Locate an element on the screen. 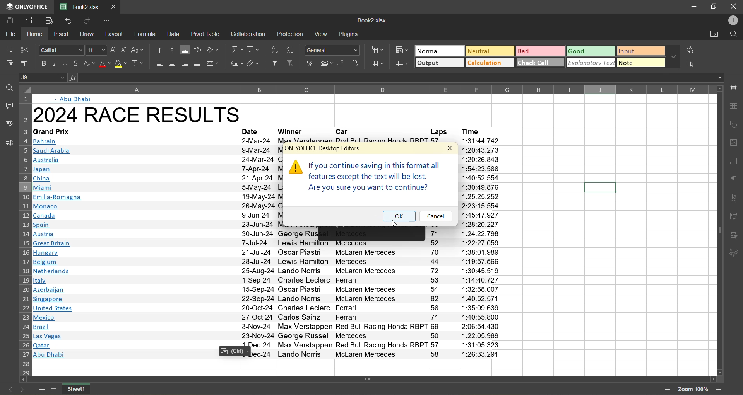 The height and width of the screenshot is (395, 743). undo is located at coordinates (69, 20).